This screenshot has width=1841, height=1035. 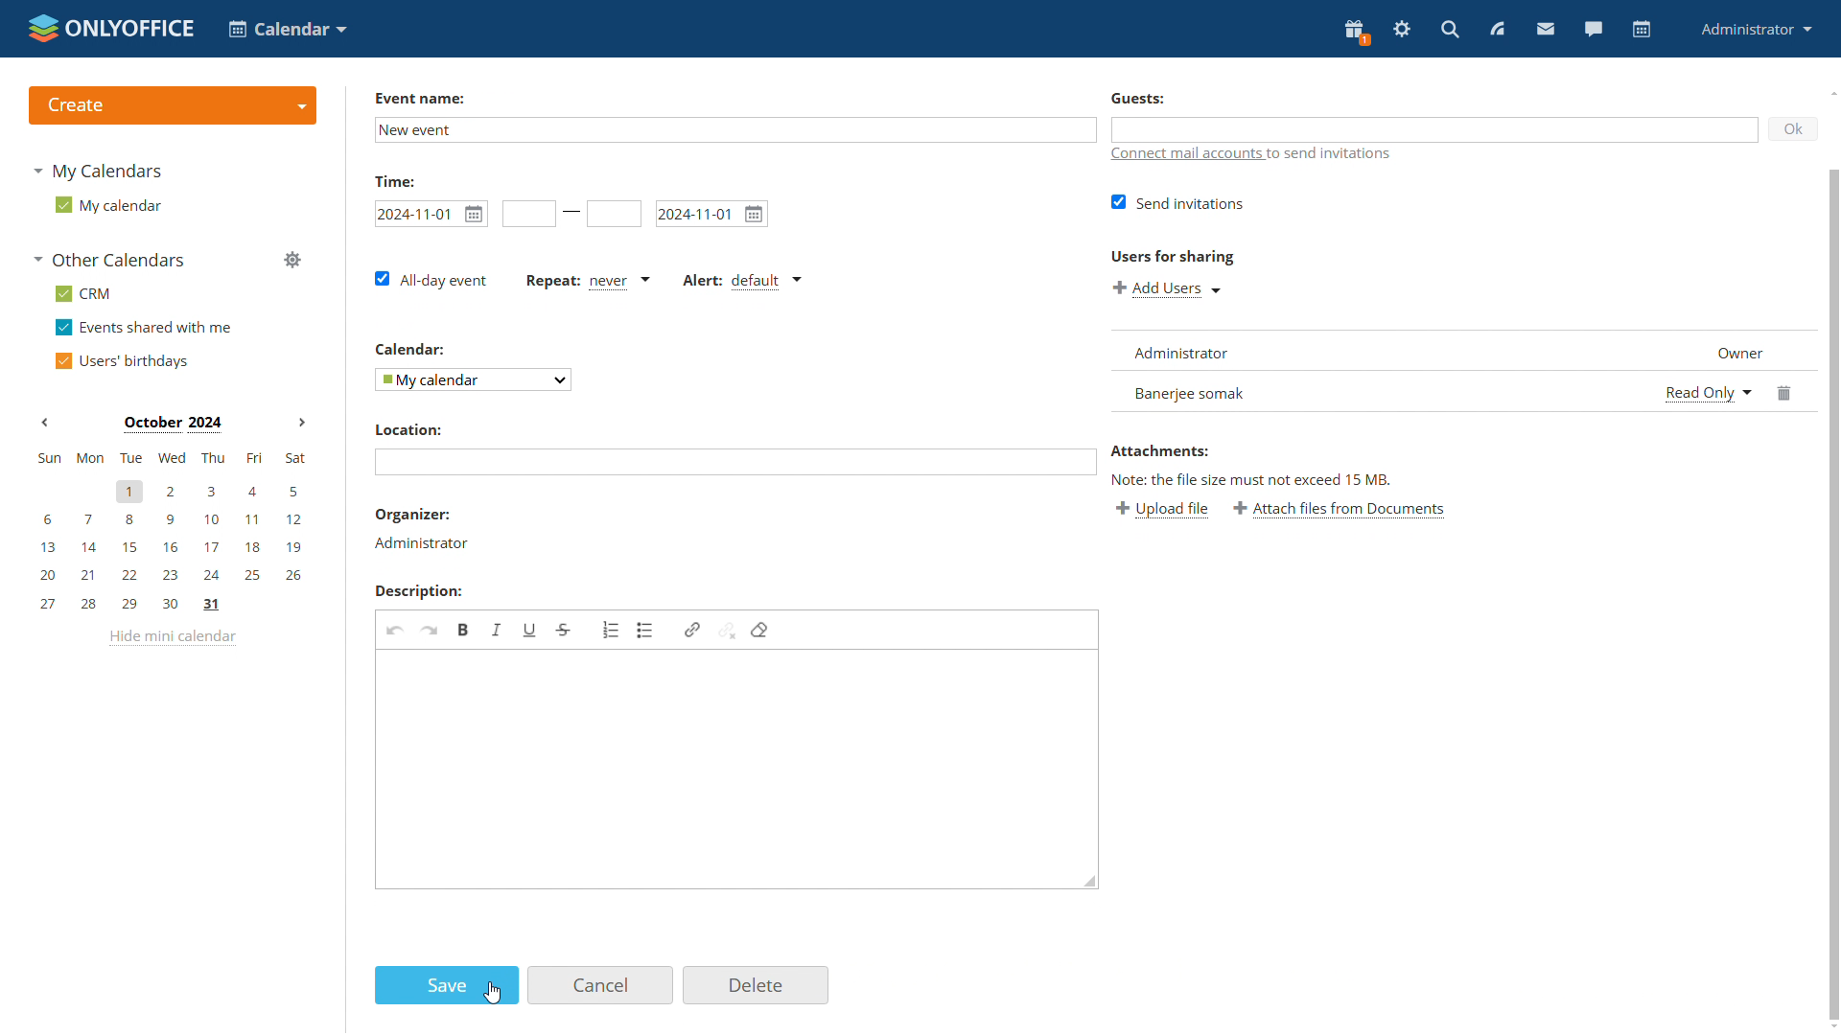 I want to click on my calendars, so click(x=105, y=173).